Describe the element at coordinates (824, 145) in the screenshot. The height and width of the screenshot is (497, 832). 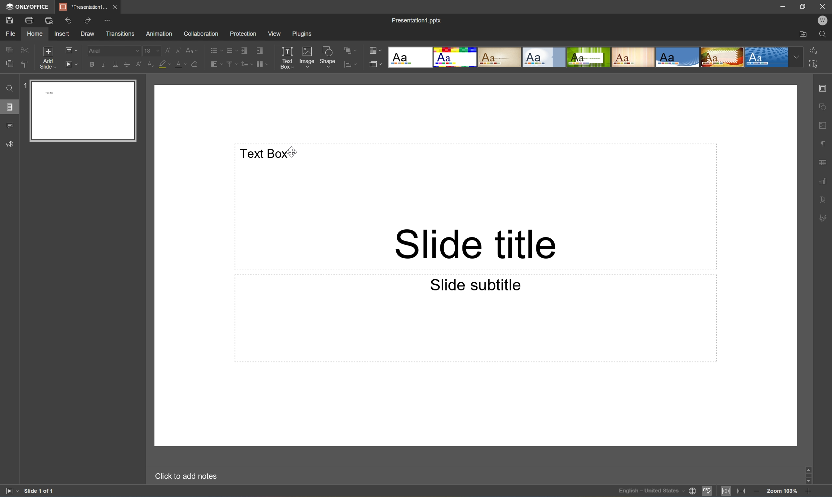
I see `Paragraph settings` at that location.